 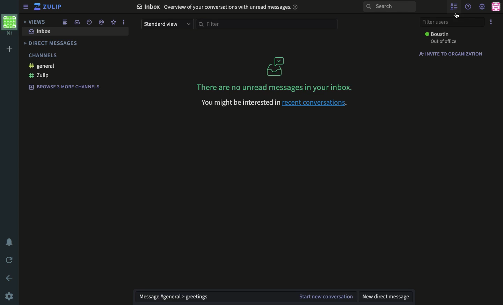 I want to click on invite to organization, so click(x=451, y=54).